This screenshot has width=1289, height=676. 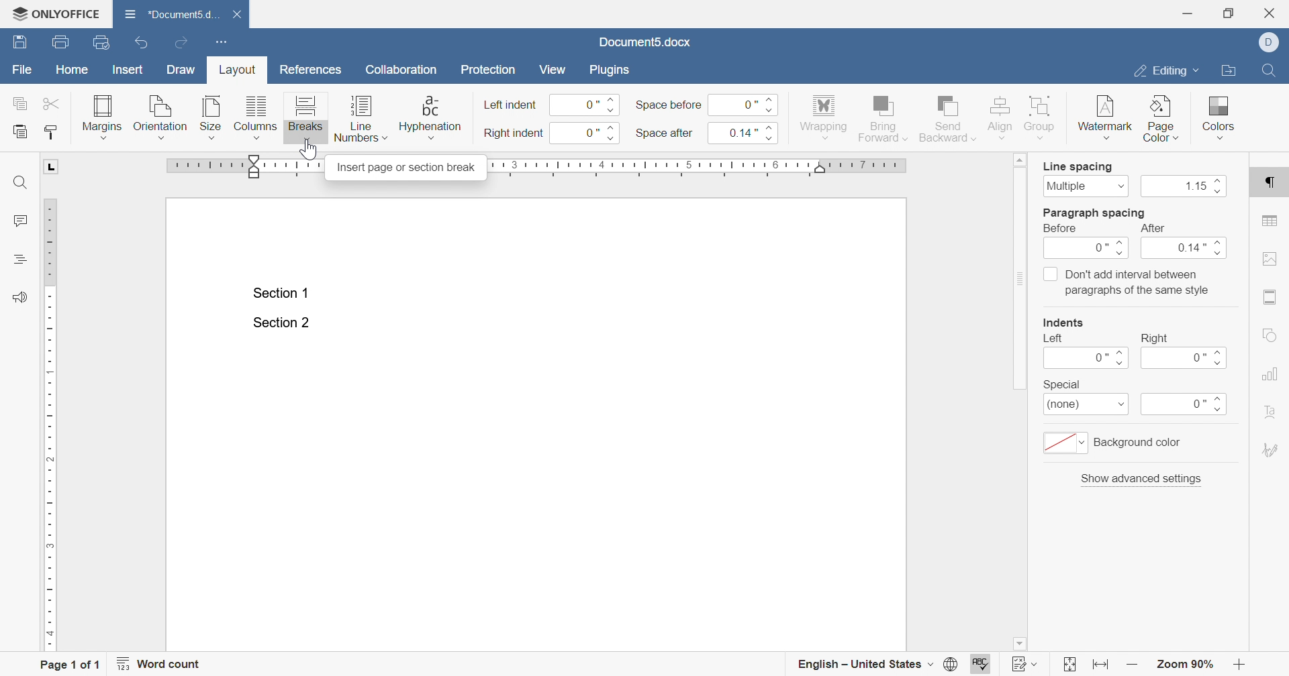 I want to click on page 1 of 1, so click(x=73, y=663).